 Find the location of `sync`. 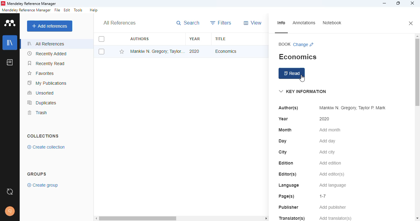

sync is located at coordinates (10, 192).